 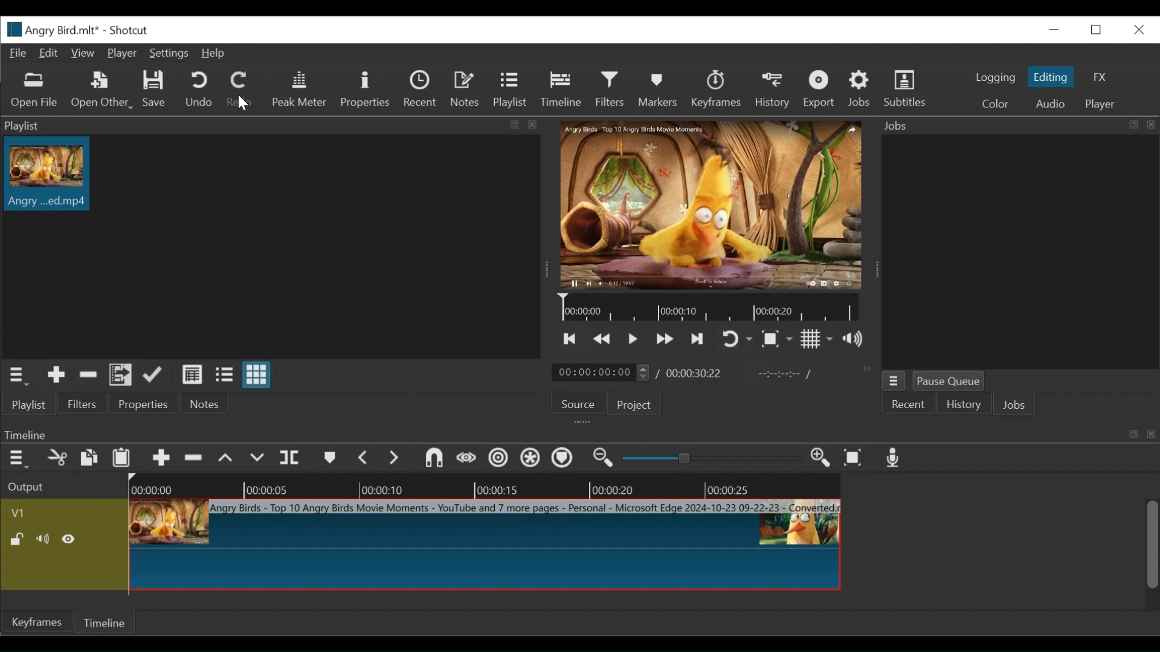 What do you see at coordinates (817, 338) in the screenshot?
I see `Toggle display grid on the player` at bounding box center [817, 338].